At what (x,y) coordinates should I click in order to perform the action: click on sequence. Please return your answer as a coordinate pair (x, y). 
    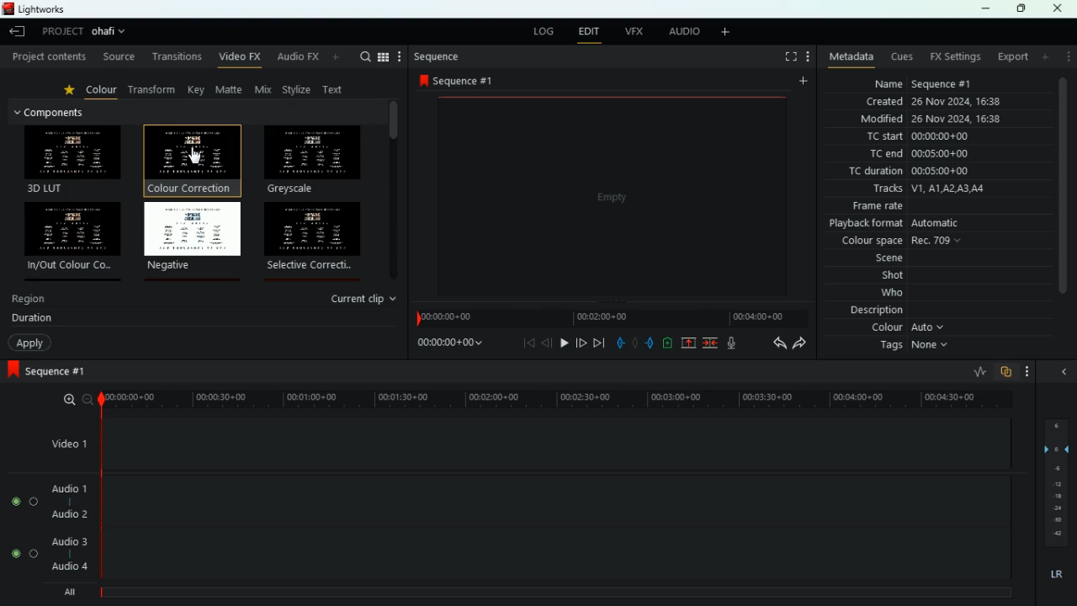
    Looking at the image, I should click on (438, 57).